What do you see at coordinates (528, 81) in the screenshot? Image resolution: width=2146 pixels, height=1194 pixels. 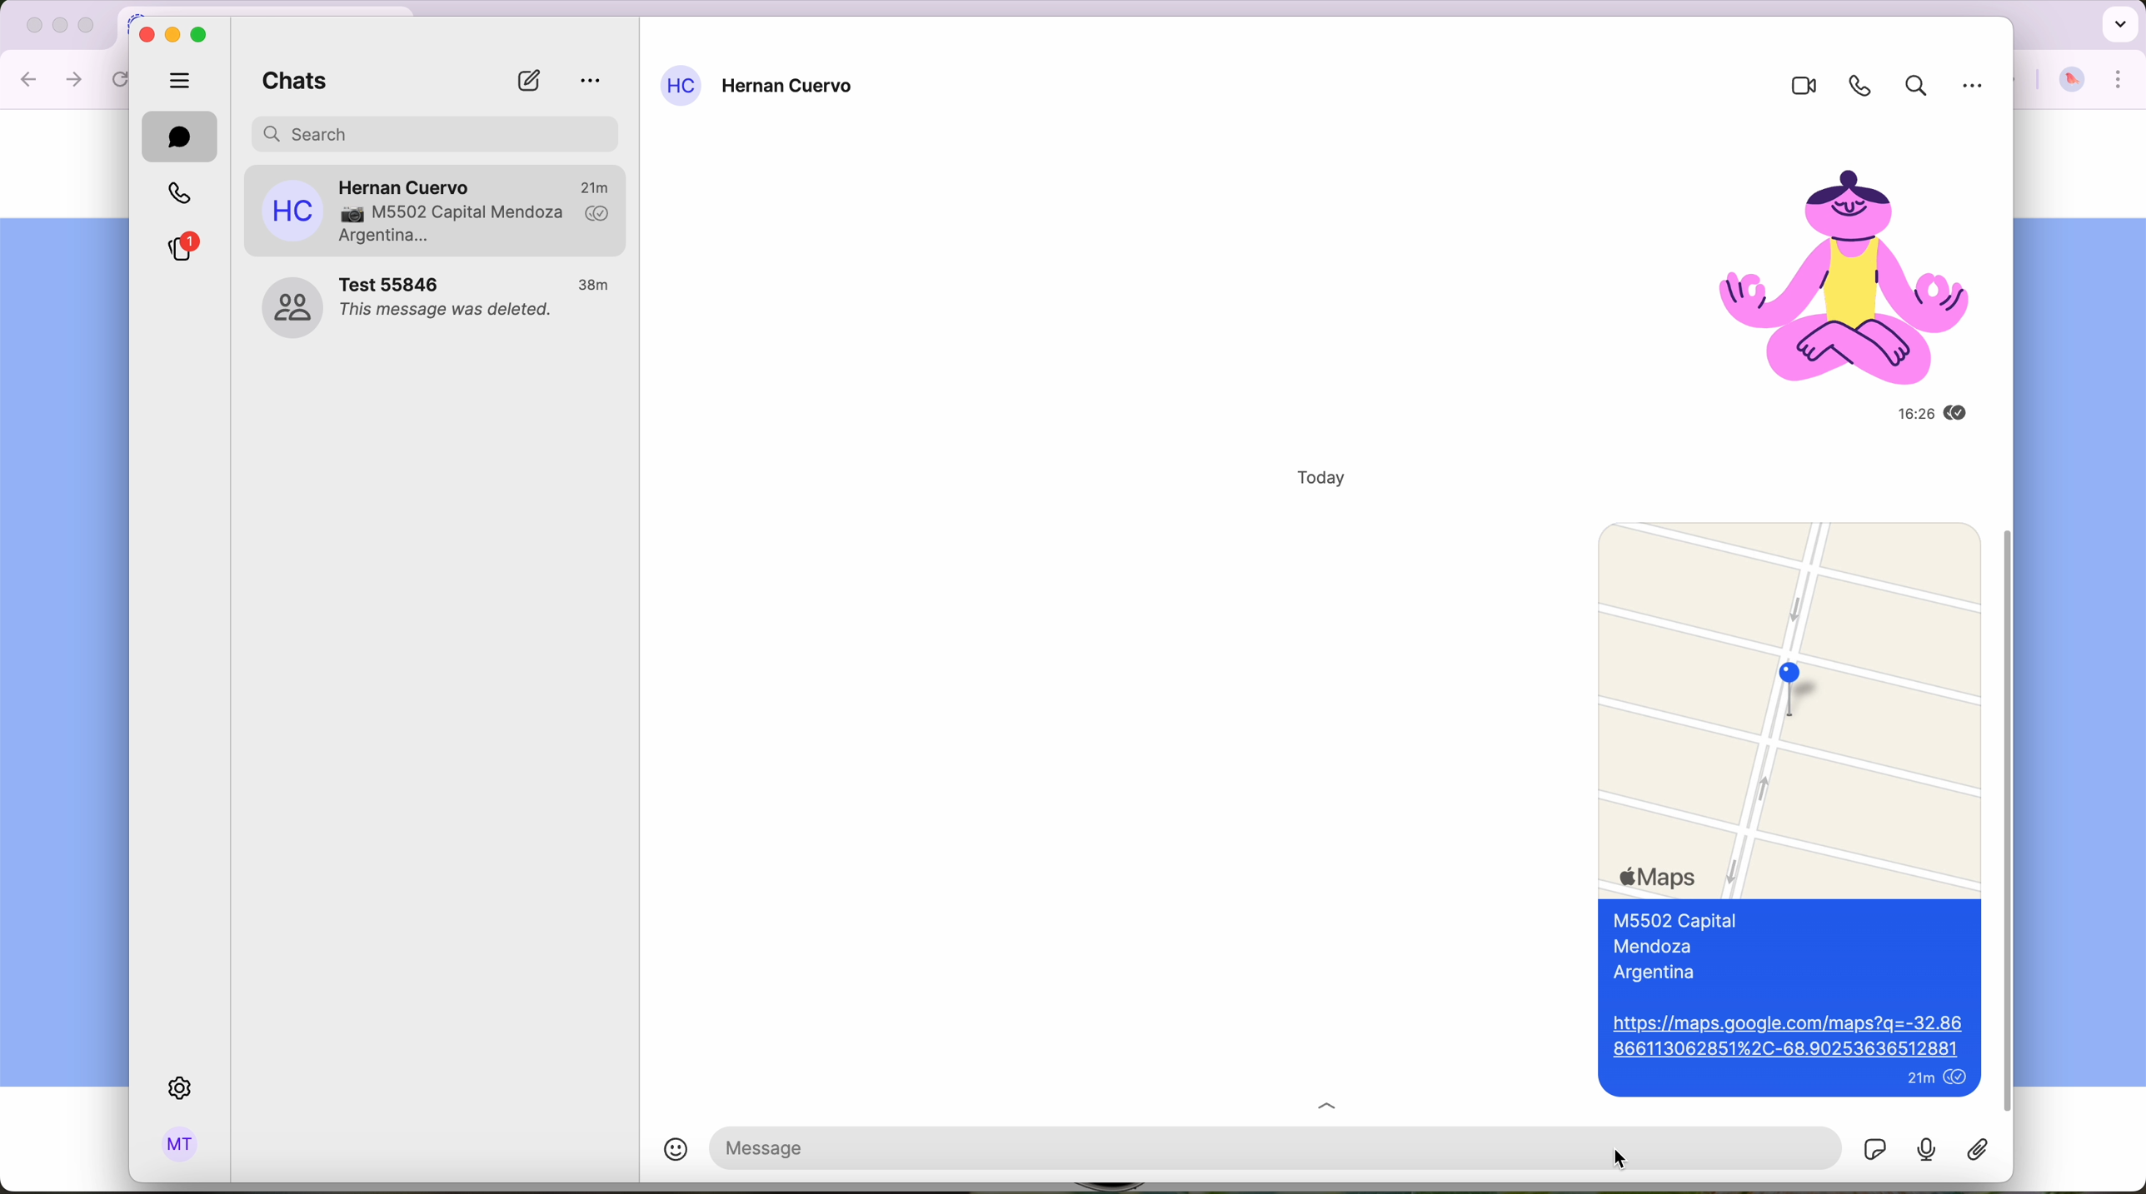 I see `new chat` at bounding box center [528, 81].